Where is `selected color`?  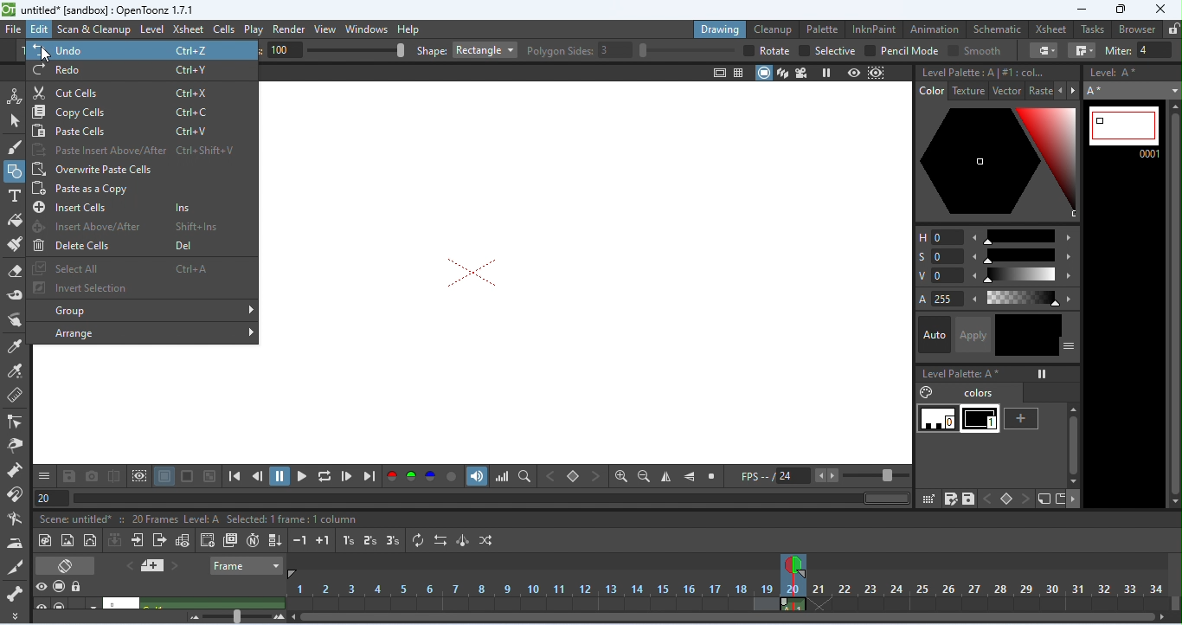
selected color is located at coordinates (997, 163).